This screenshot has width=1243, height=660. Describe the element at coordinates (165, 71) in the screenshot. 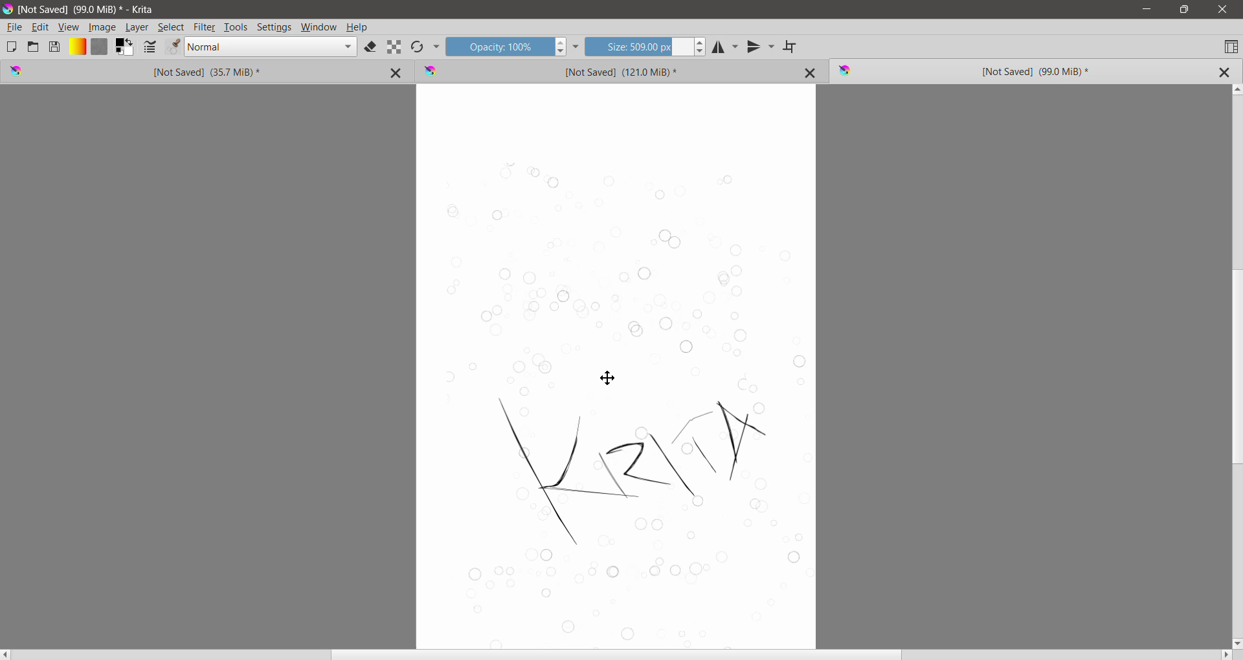

I see `Unsaved Image Tab 1` at that location.